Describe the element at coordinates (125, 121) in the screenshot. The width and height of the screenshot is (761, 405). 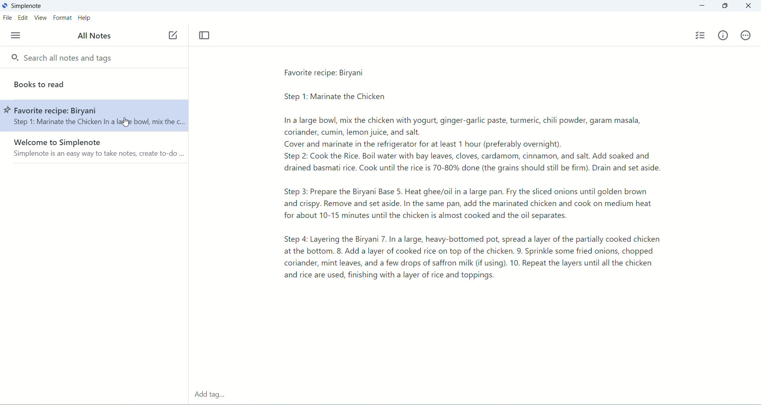
I see `cursor` at that location.